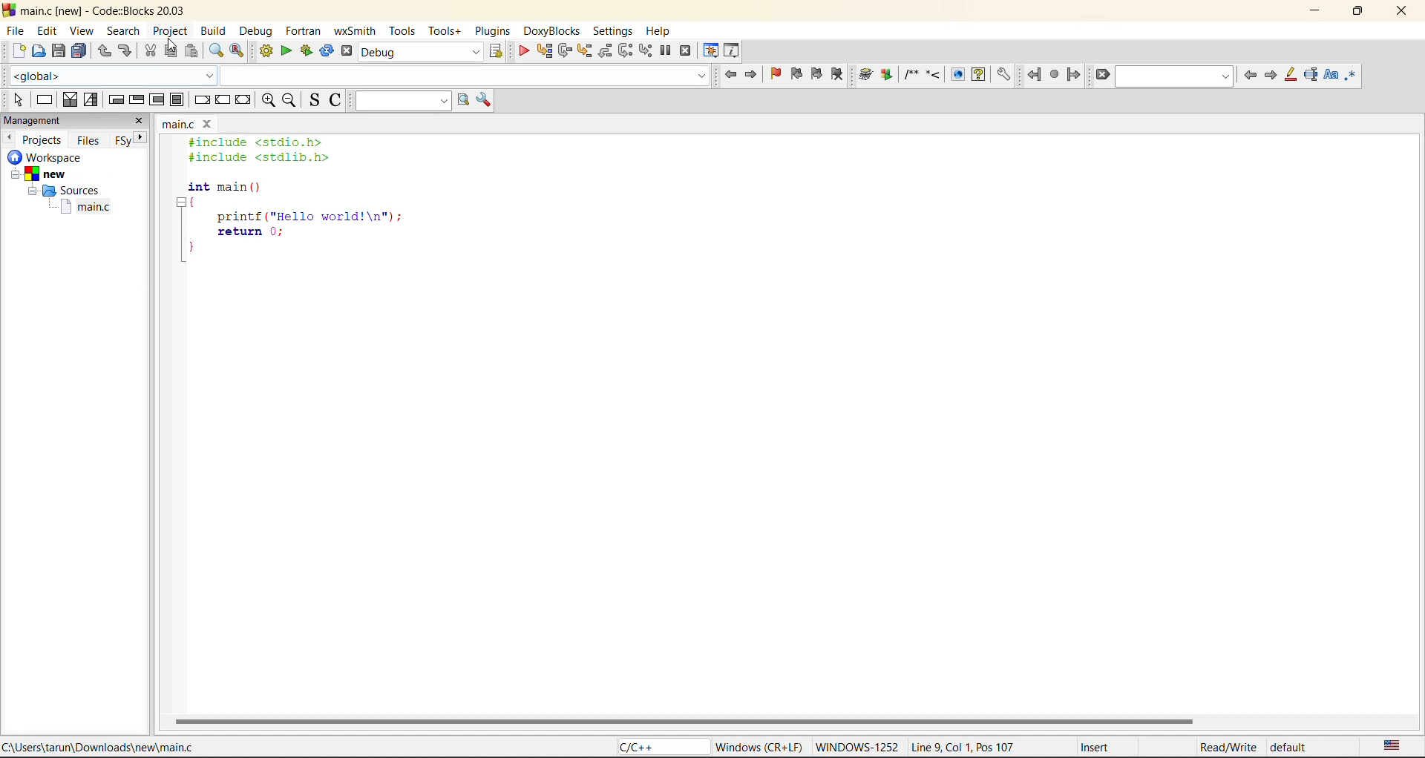  What do you see at coordinates (61, 51) in the screenshot?
I see `save` at bounding box center [61, 51].